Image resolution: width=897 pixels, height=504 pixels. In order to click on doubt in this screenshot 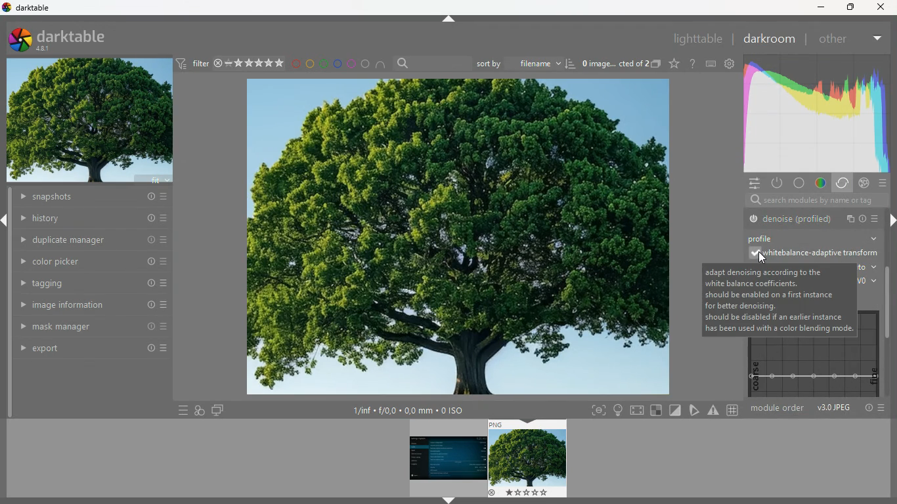, I will do `click(691, 63)`.